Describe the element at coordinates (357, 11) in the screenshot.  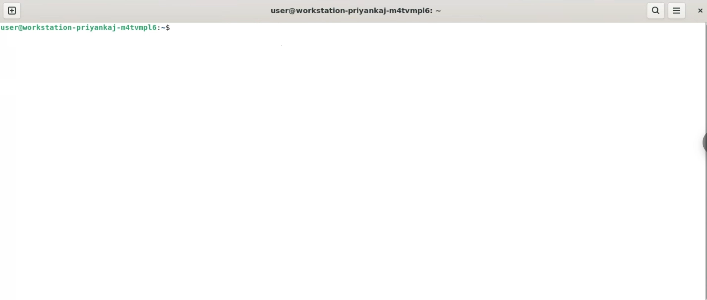
I see `user@workstation-priyankaj-m4tvmplé: ~` at that location.